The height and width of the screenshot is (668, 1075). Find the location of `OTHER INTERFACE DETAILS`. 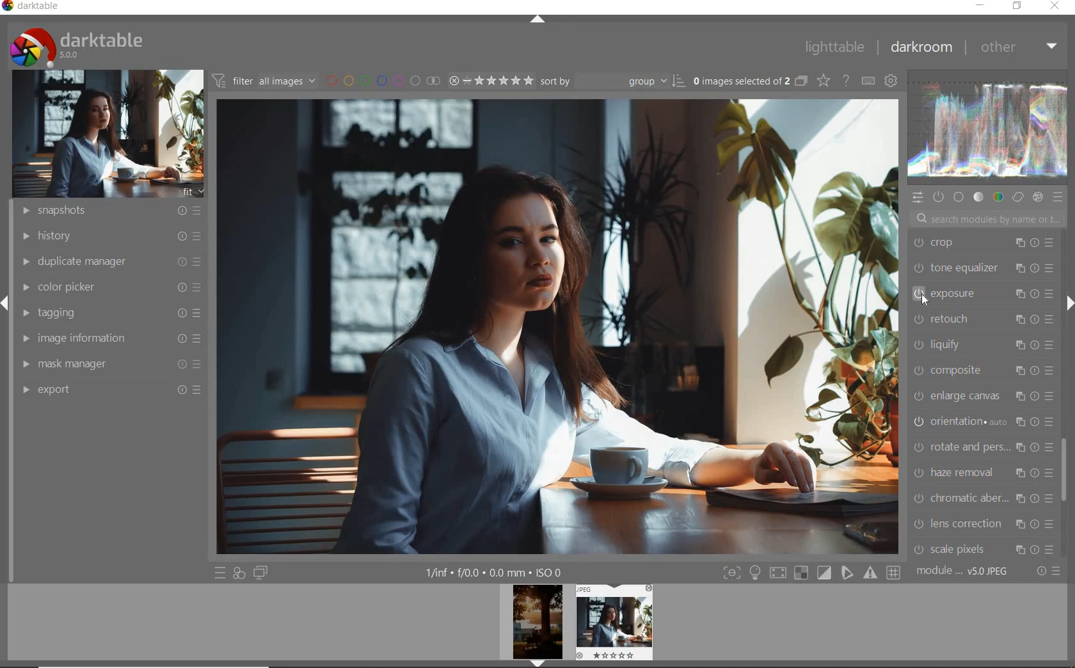

OTHER INTERFACE DETAILS is located at coordinates (495, 573).